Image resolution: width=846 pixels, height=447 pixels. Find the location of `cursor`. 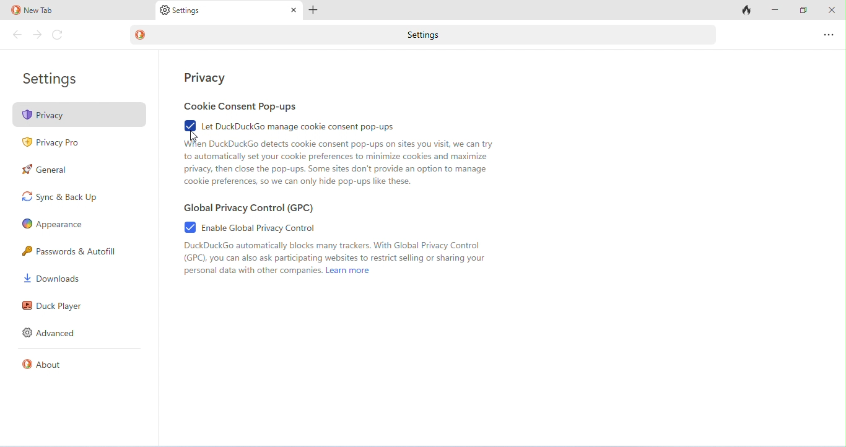

cursor is located at coordinates (193, 137).